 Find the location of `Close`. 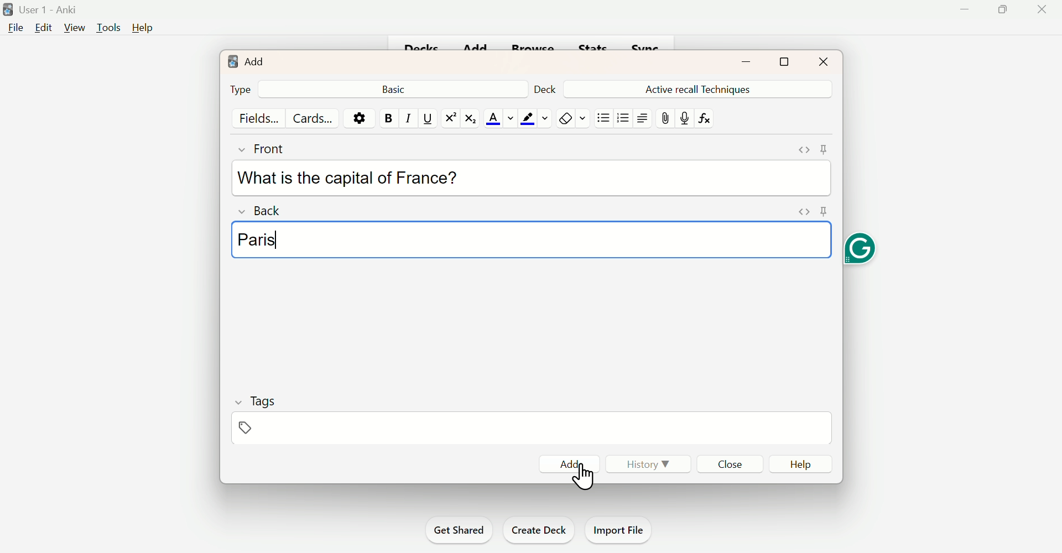

Close is located at coordinates (821, 60).